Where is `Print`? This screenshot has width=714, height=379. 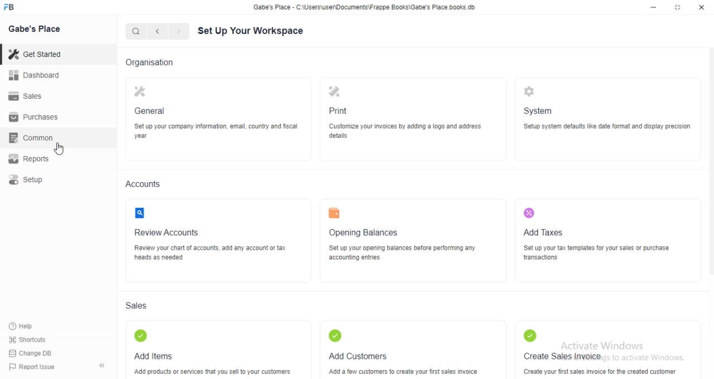 Print is located at coordinates (336, 110).